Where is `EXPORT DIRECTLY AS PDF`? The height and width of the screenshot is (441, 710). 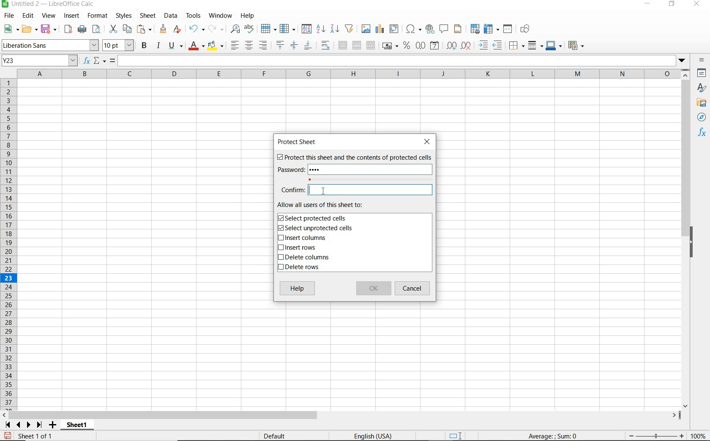 EXPORT DIRECTLY AS PDF is located at coordinates (68, 30).